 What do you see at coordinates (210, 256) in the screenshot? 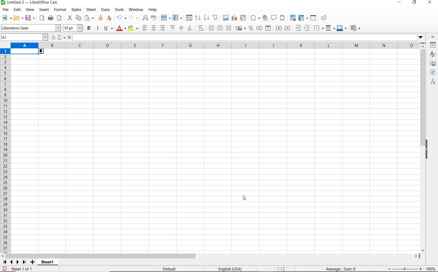
I see `scrollbar` at bounding box center [210, 256].